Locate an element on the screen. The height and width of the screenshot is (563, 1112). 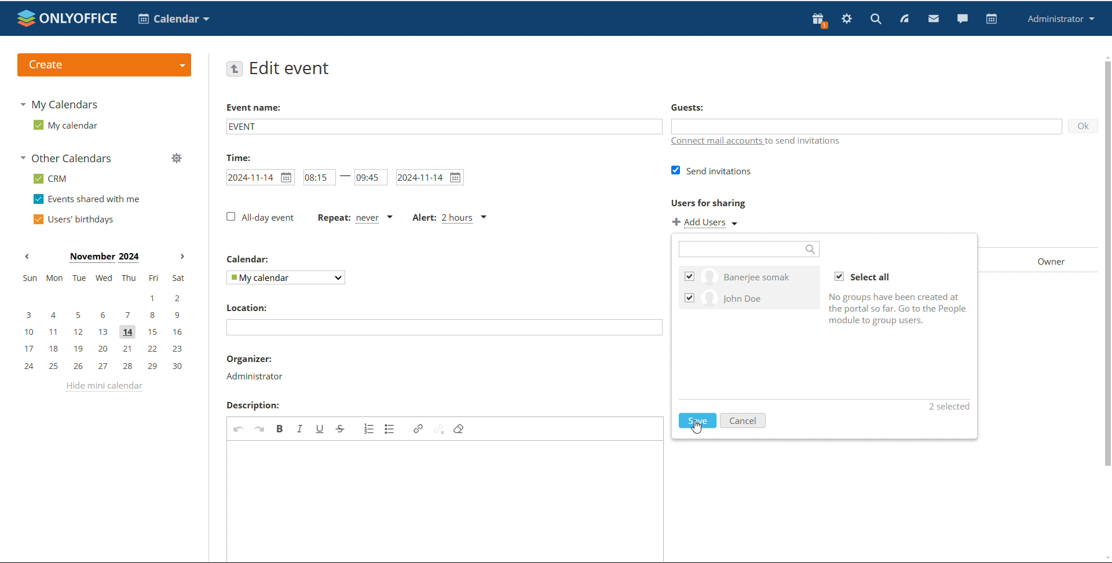
select all ticked is located at coordinates (863, 277).